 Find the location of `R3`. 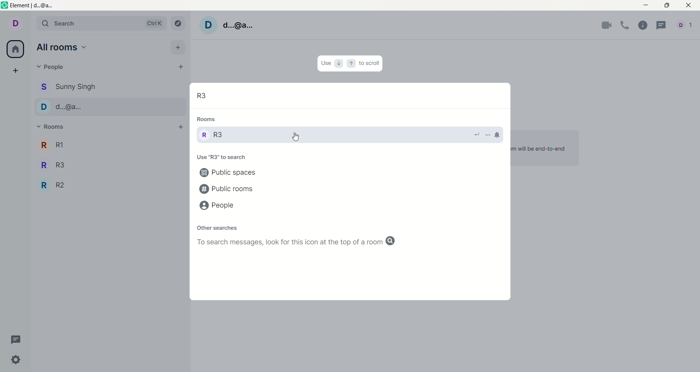

R3 is located at coordinates (204, 96).